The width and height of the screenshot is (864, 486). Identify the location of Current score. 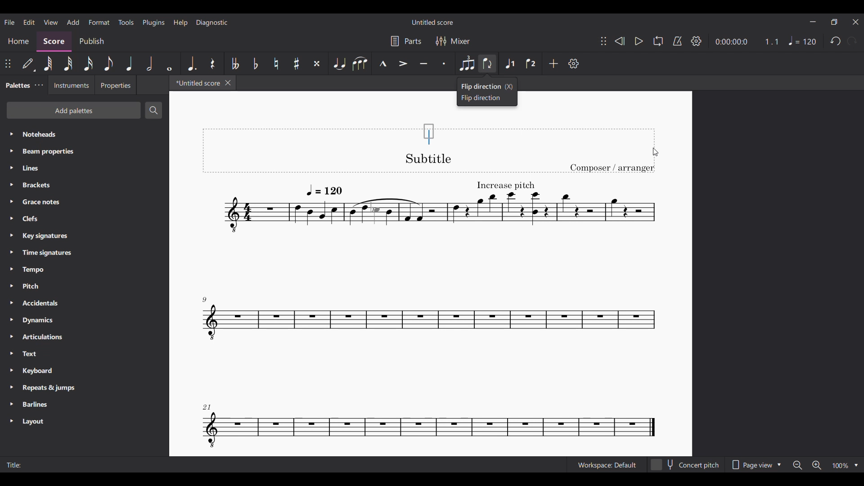
(429, 301).